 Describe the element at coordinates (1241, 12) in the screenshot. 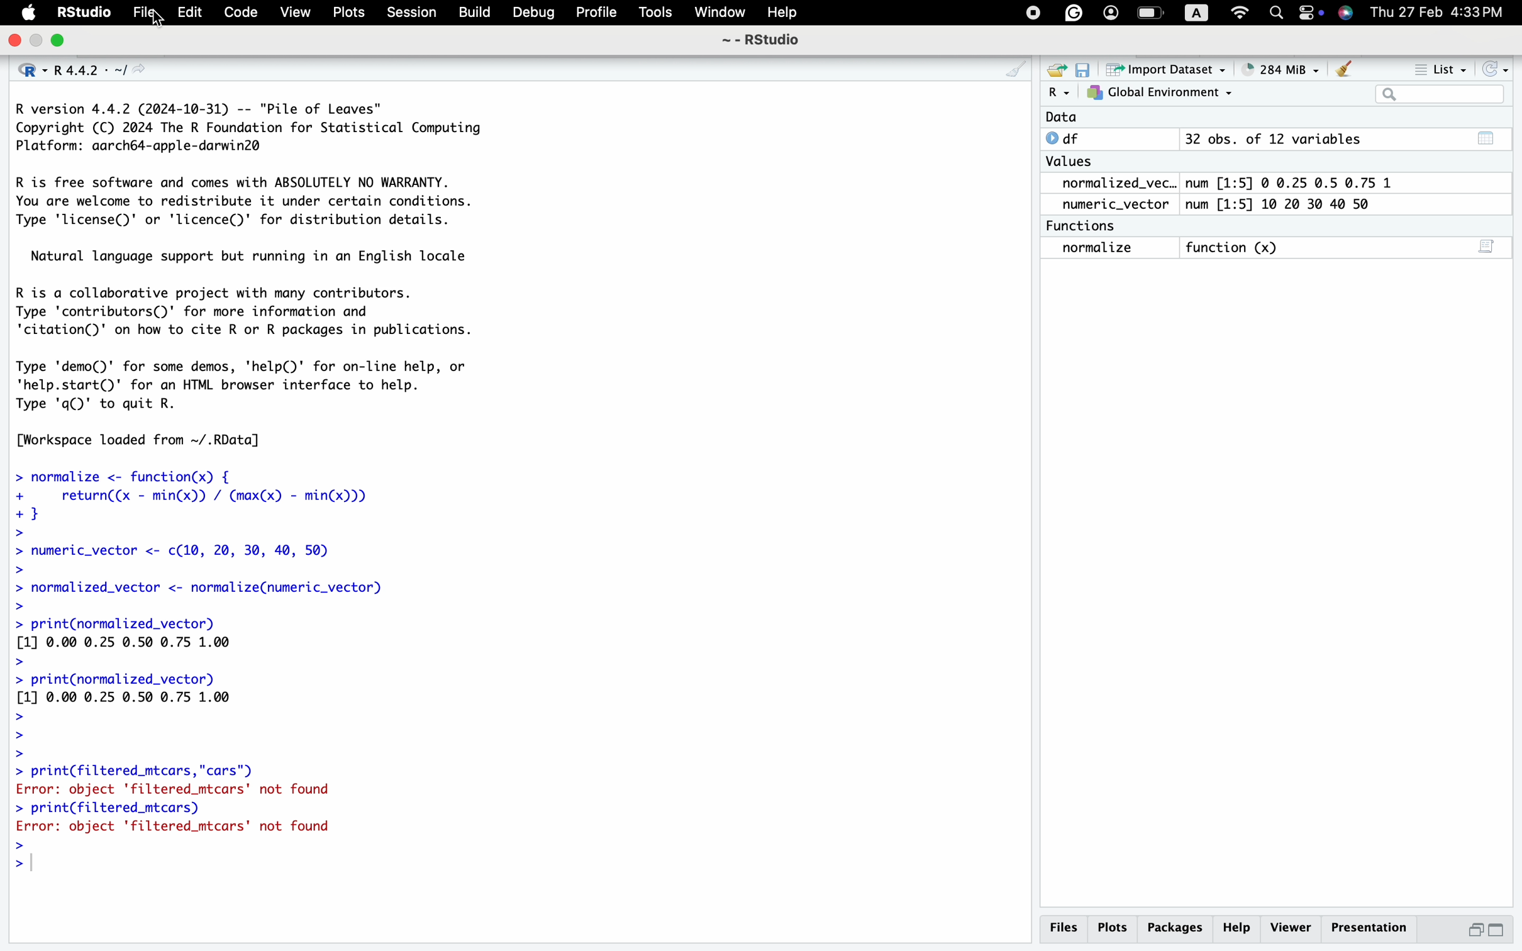

I see `wifi` at that location.